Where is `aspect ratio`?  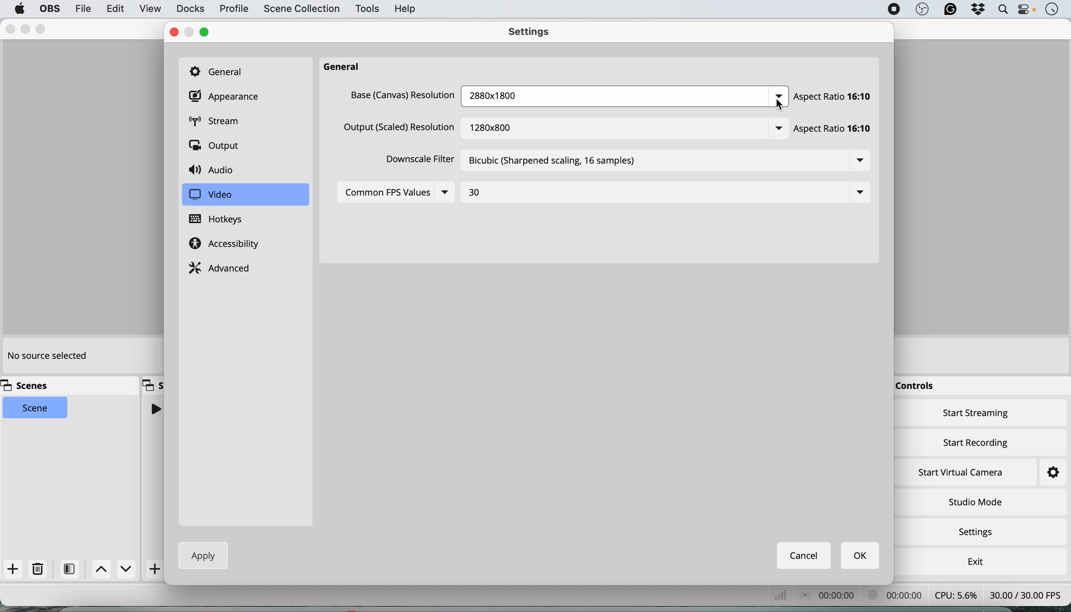 aspect ratio is located at coordinates (835, 129).